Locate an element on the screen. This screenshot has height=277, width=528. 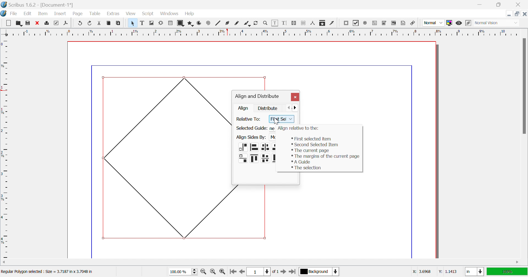
New is located at coordinates (8, 23).